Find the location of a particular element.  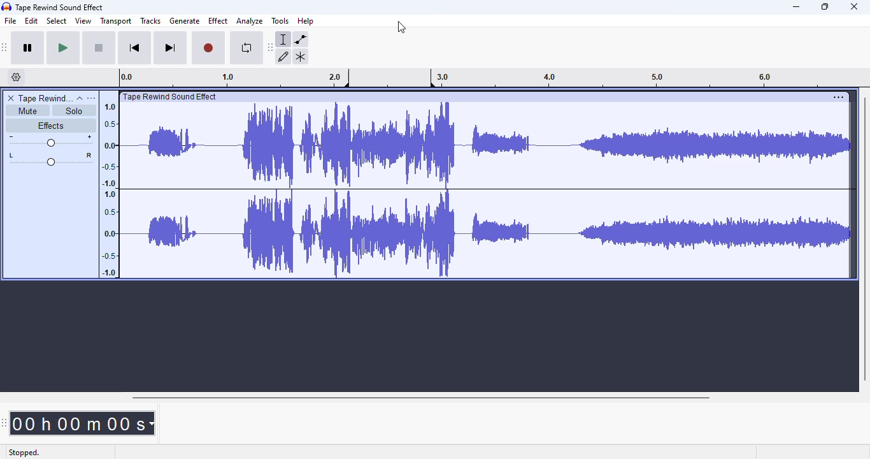

collapse is located at coordinates (80, 98).